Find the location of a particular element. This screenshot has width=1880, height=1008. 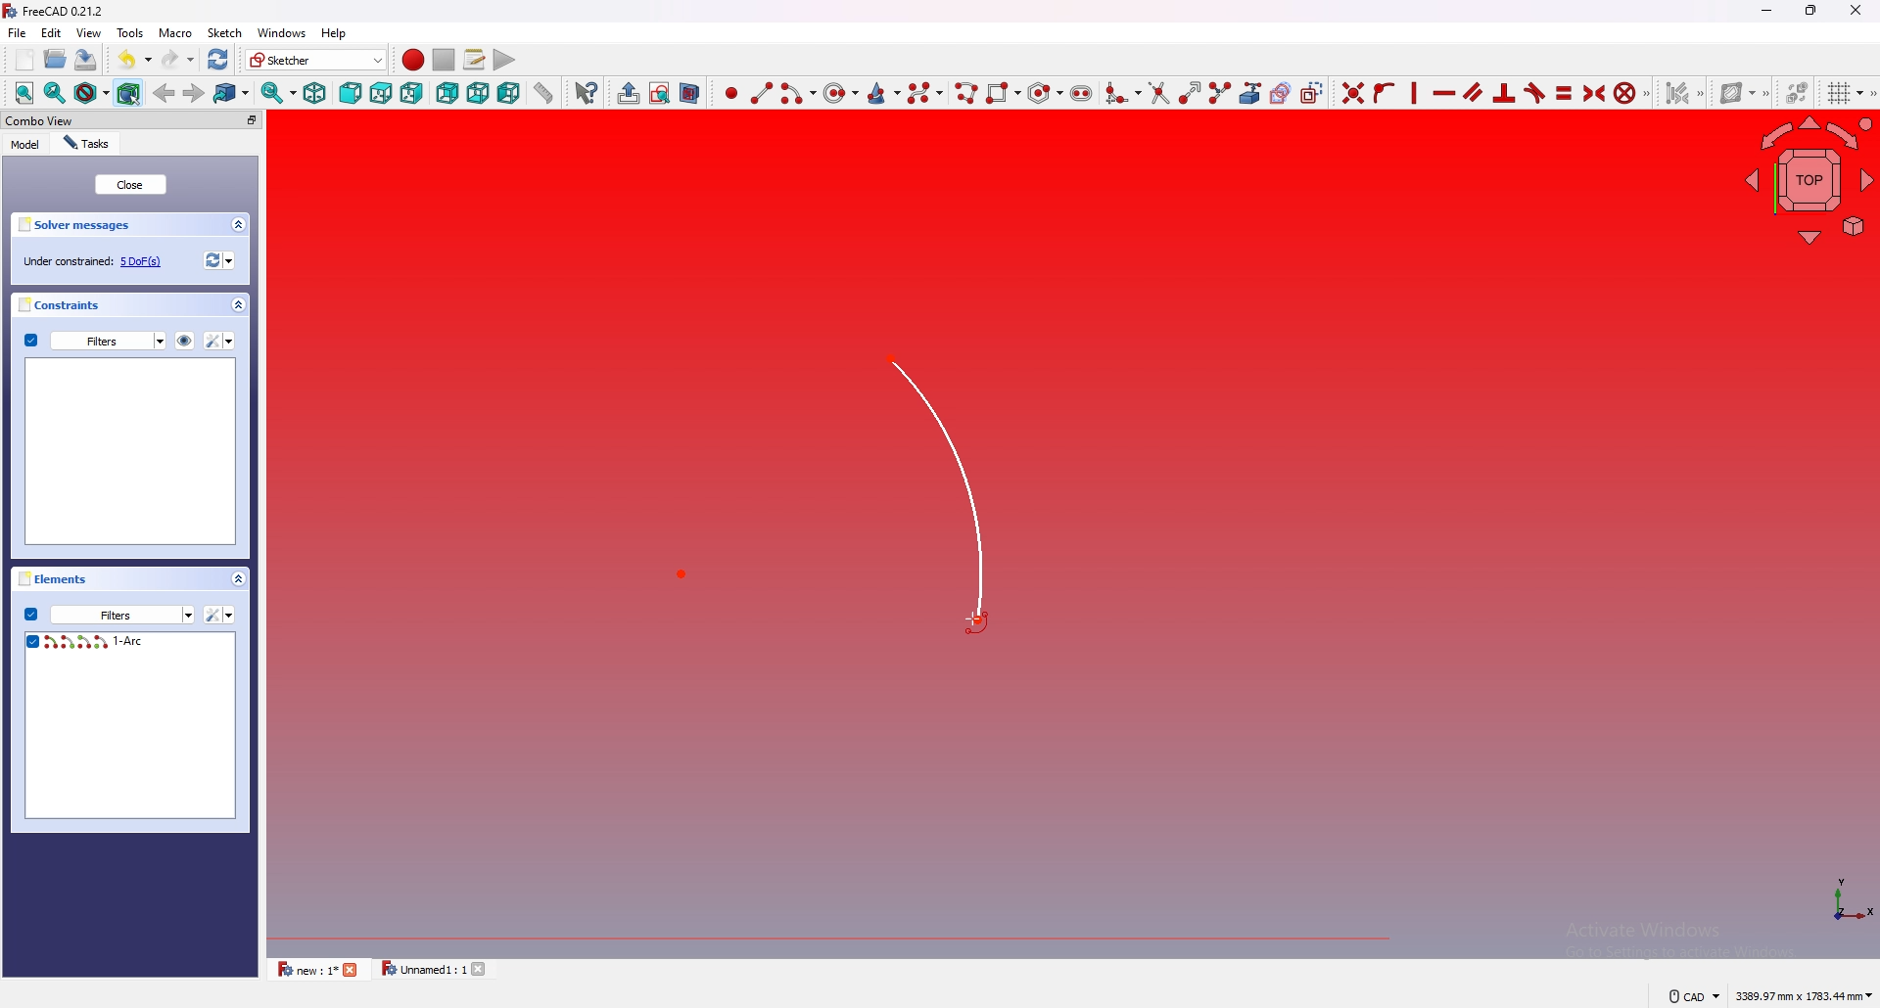

isometric is located at coordinates (314, 92).